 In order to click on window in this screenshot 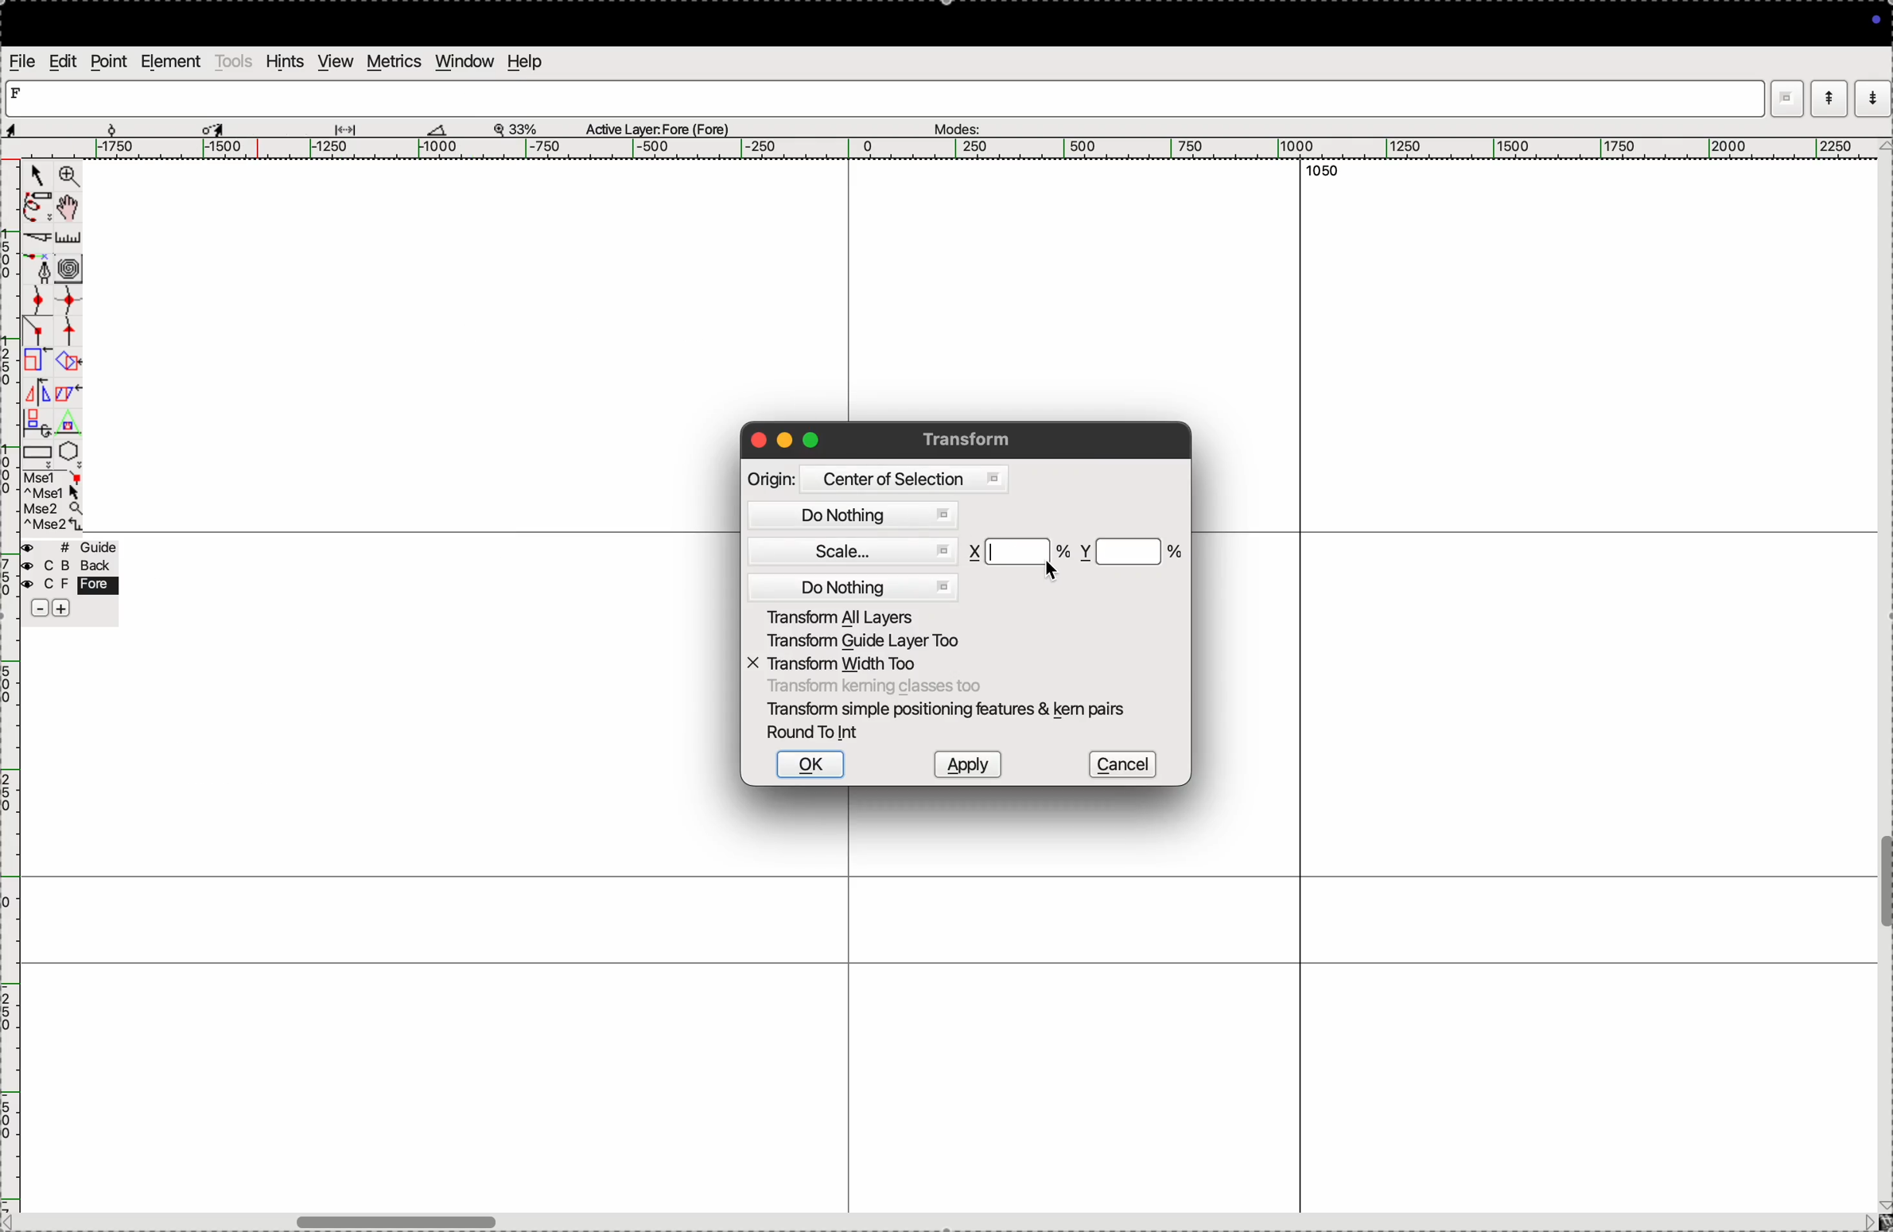, I will do `click(465, 61)`.